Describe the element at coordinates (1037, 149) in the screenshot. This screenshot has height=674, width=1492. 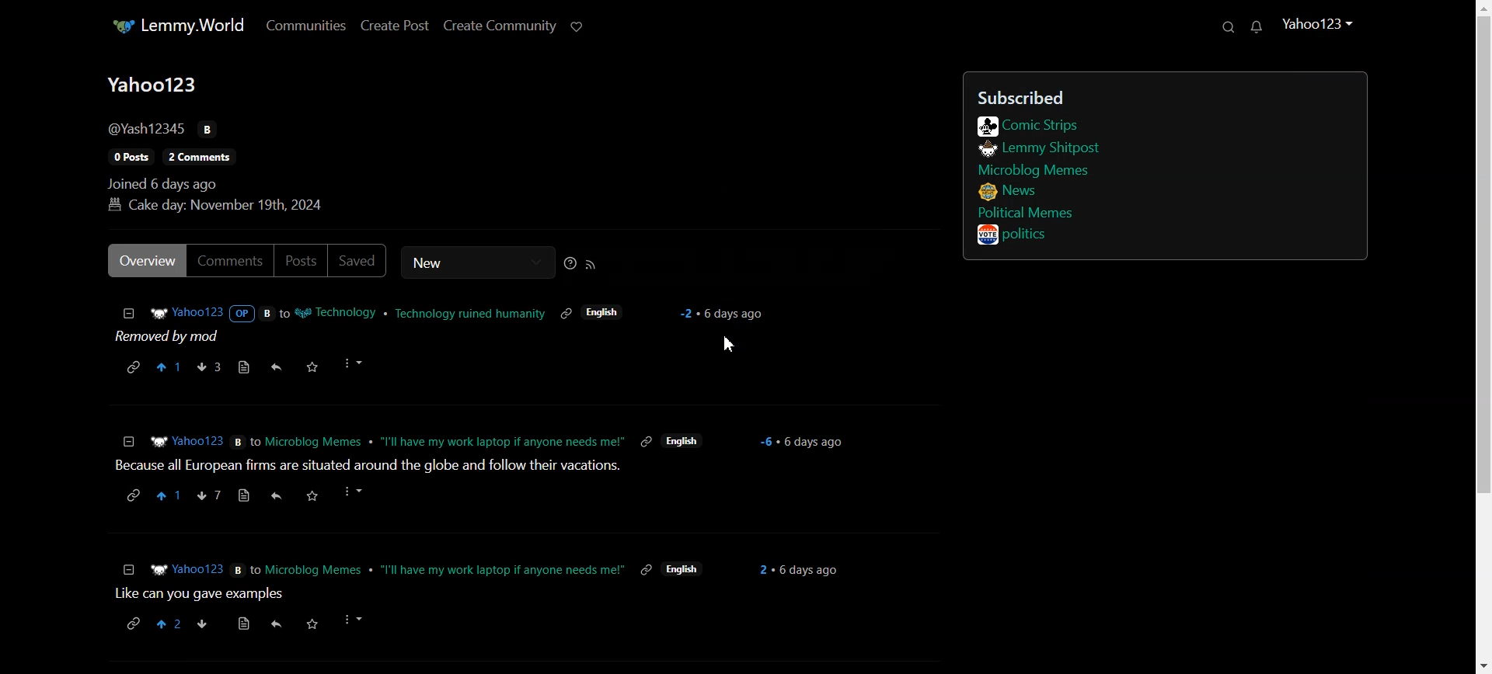
I see `lemmy shitpost` at that location.